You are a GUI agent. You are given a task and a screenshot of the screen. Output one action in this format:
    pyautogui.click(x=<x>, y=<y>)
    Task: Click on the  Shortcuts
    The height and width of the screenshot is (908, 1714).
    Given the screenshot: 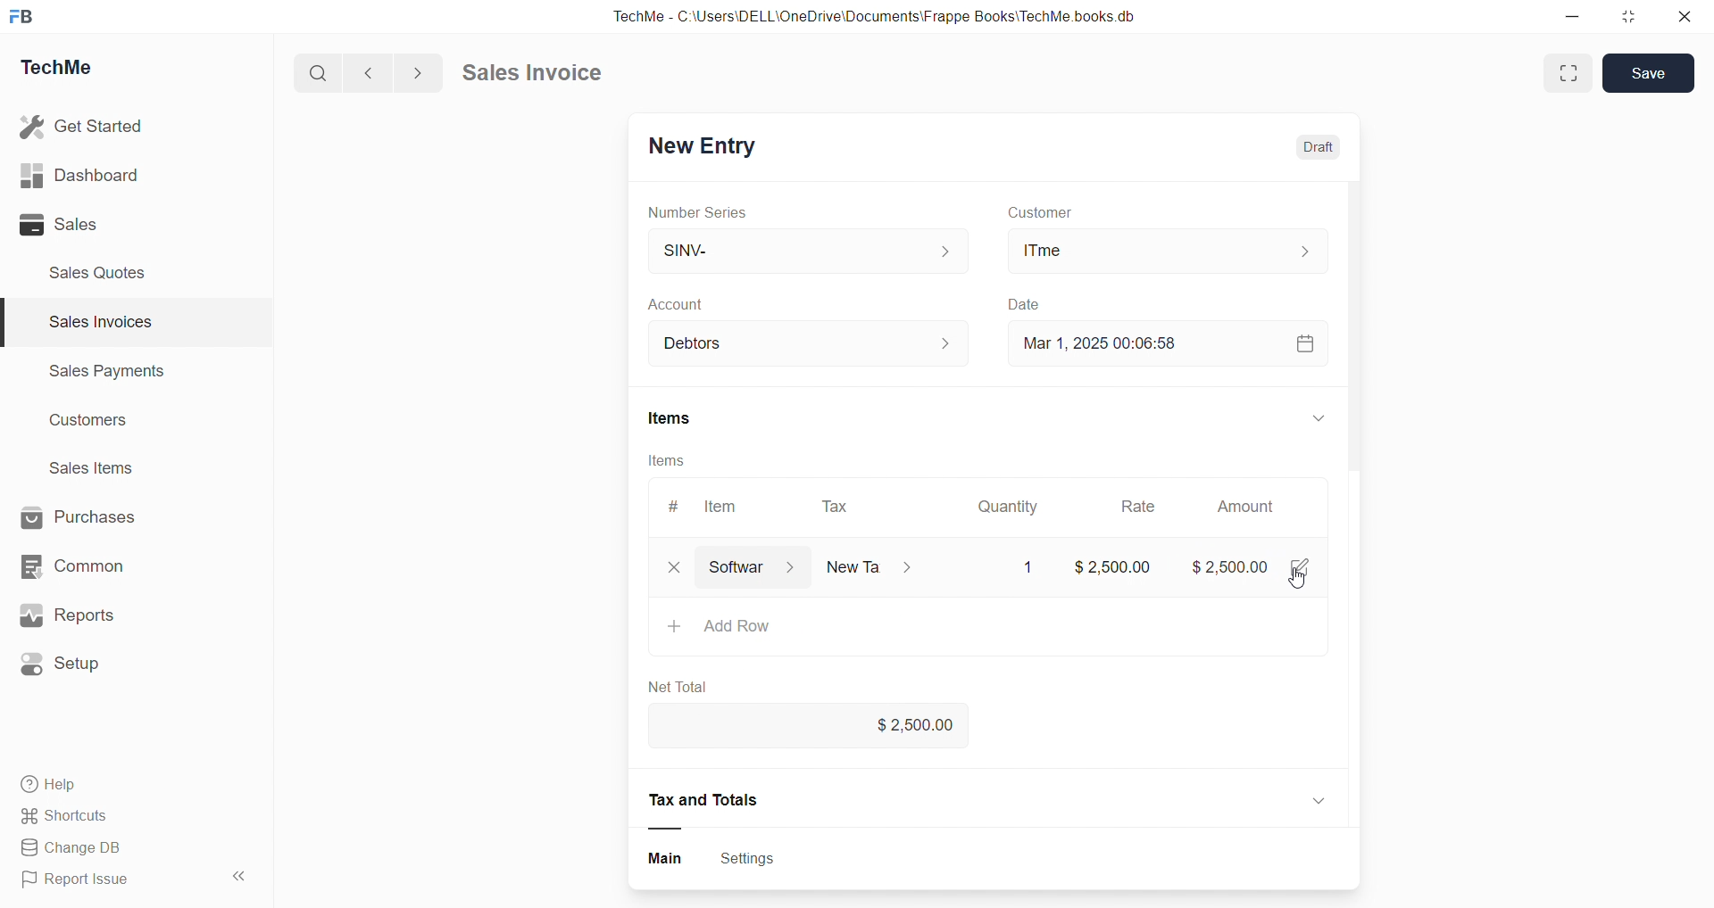 What is the action you would take?
    pyautogui.click(x=71, y=817)
    